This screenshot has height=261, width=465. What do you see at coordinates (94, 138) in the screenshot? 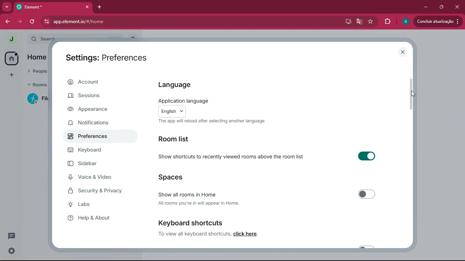
I see `preferences` at bounding box center [94, 138].